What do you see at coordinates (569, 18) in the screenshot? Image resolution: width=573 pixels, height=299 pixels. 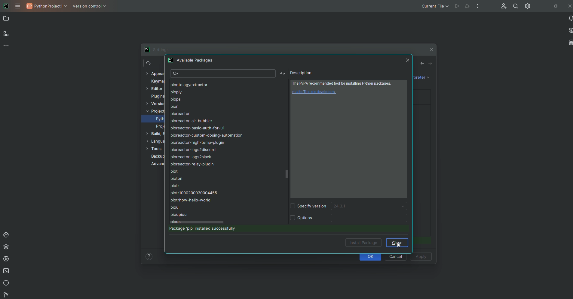 I see `Notifications` at bounding box center [569, 18].